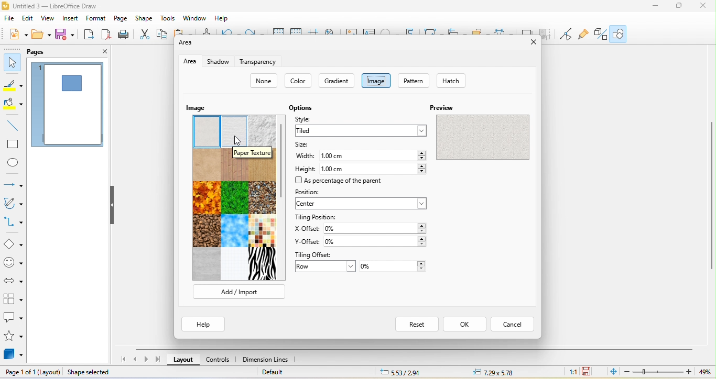 The image size is (716, 379). What do you see at coordinates (13, 182) in the screenshot?
I see `lines and arrow` at bounding box center [13, 182].